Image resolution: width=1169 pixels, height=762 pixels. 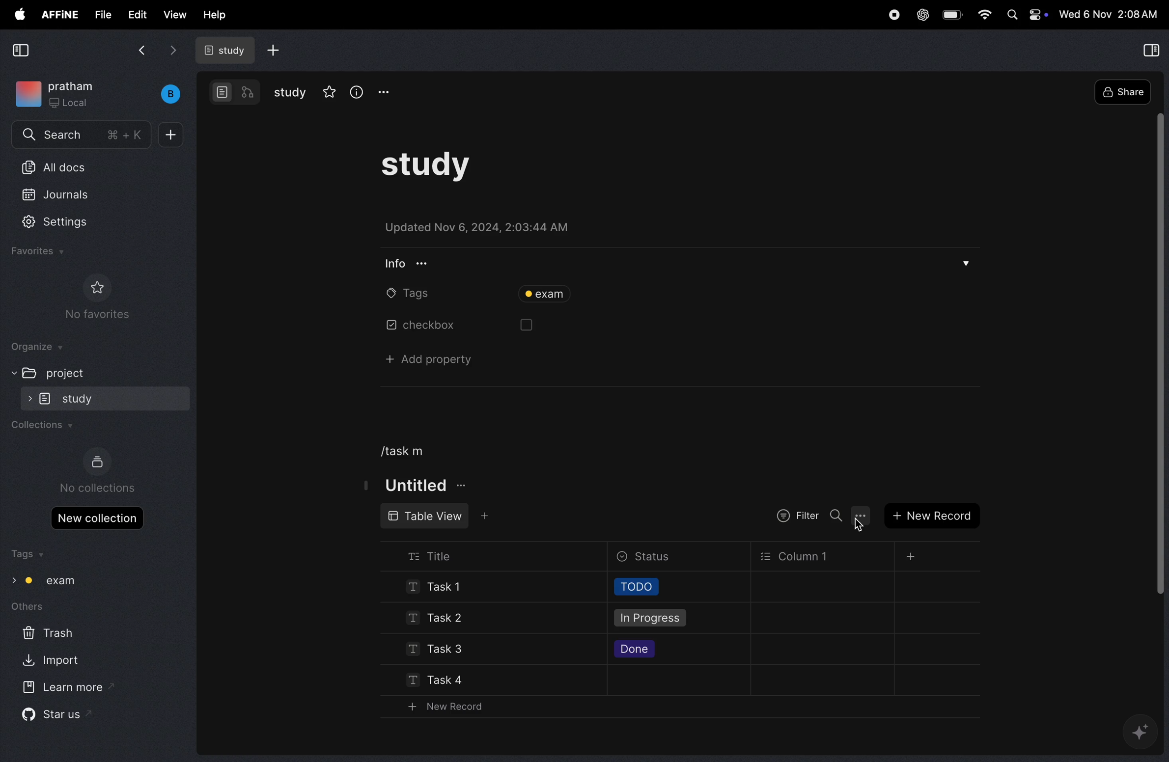 I want to click on coloumn 1, so click(x=794, y=556).